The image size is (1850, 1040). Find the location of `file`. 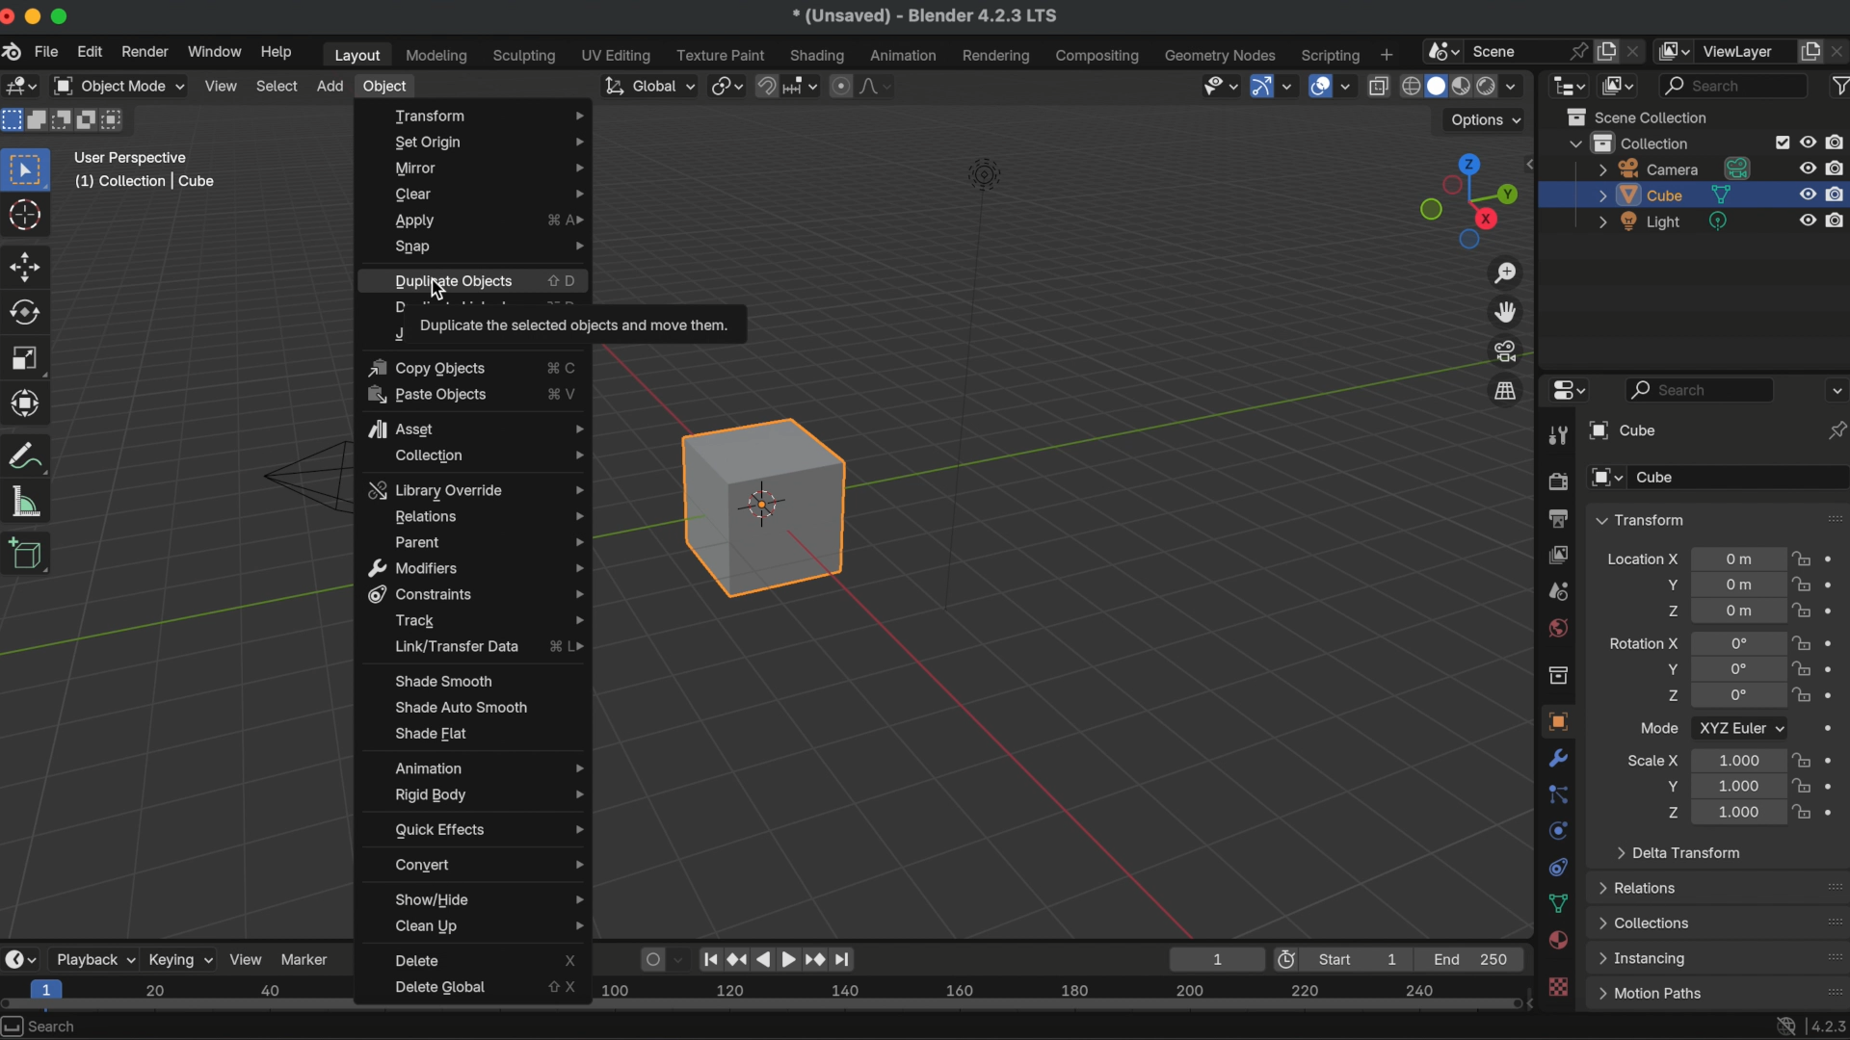

file is located at coordinates (45, 52).